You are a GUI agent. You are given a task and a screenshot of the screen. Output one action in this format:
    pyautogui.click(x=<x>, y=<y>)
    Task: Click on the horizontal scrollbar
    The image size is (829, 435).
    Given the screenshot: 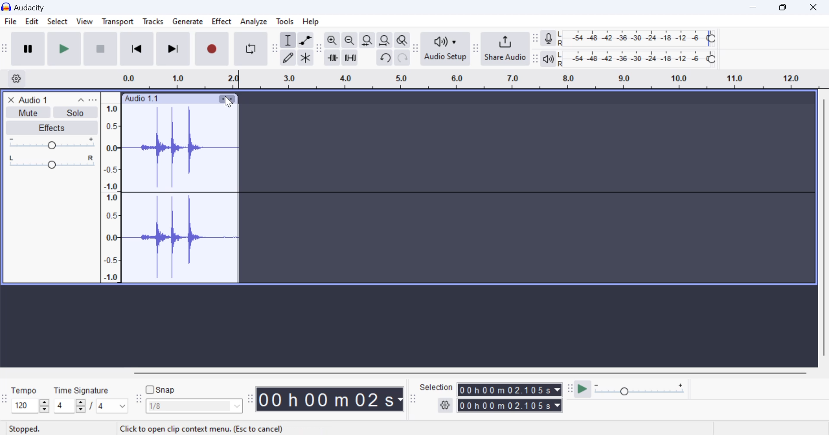 What is the action you would take?
    pyautogui.click(x=478, y=372)
    